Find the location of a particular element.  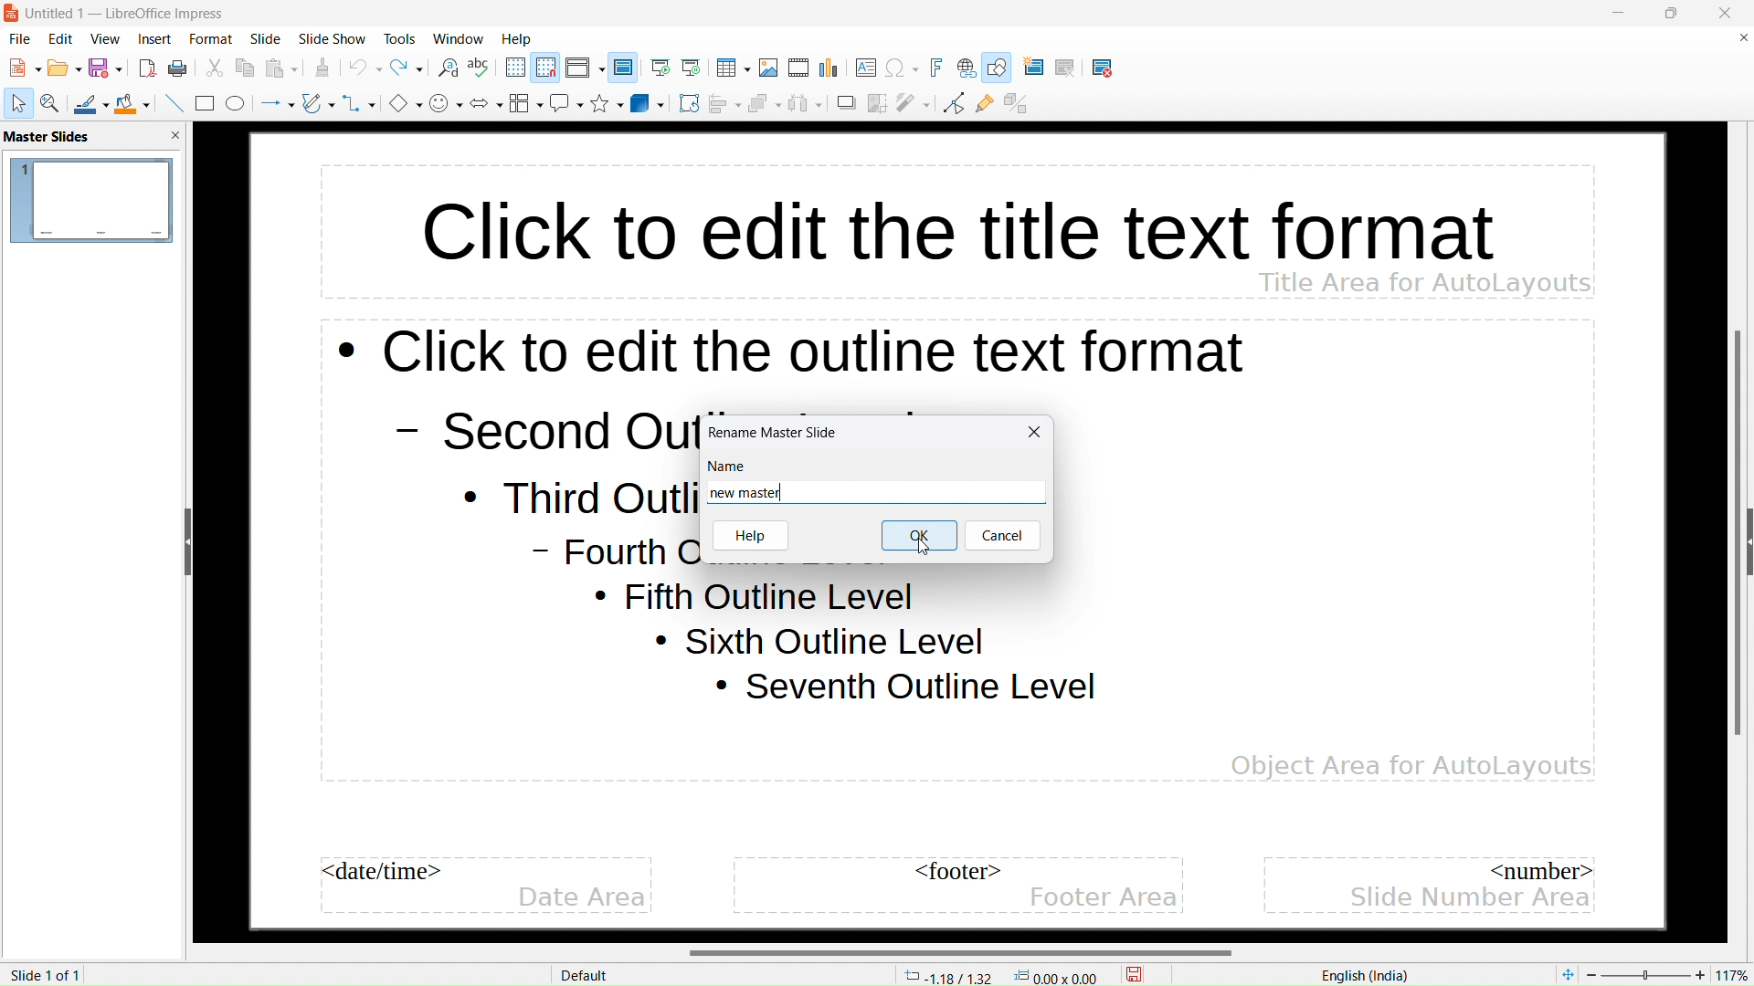

minimize is located at coordinates (1619, 13).